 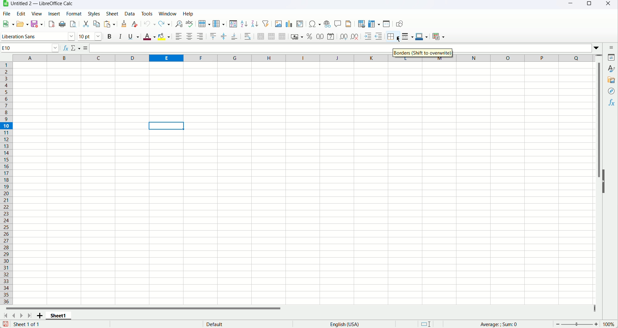 I want to click on Borders (Shift to overwrite), so click(x=424, y=53).